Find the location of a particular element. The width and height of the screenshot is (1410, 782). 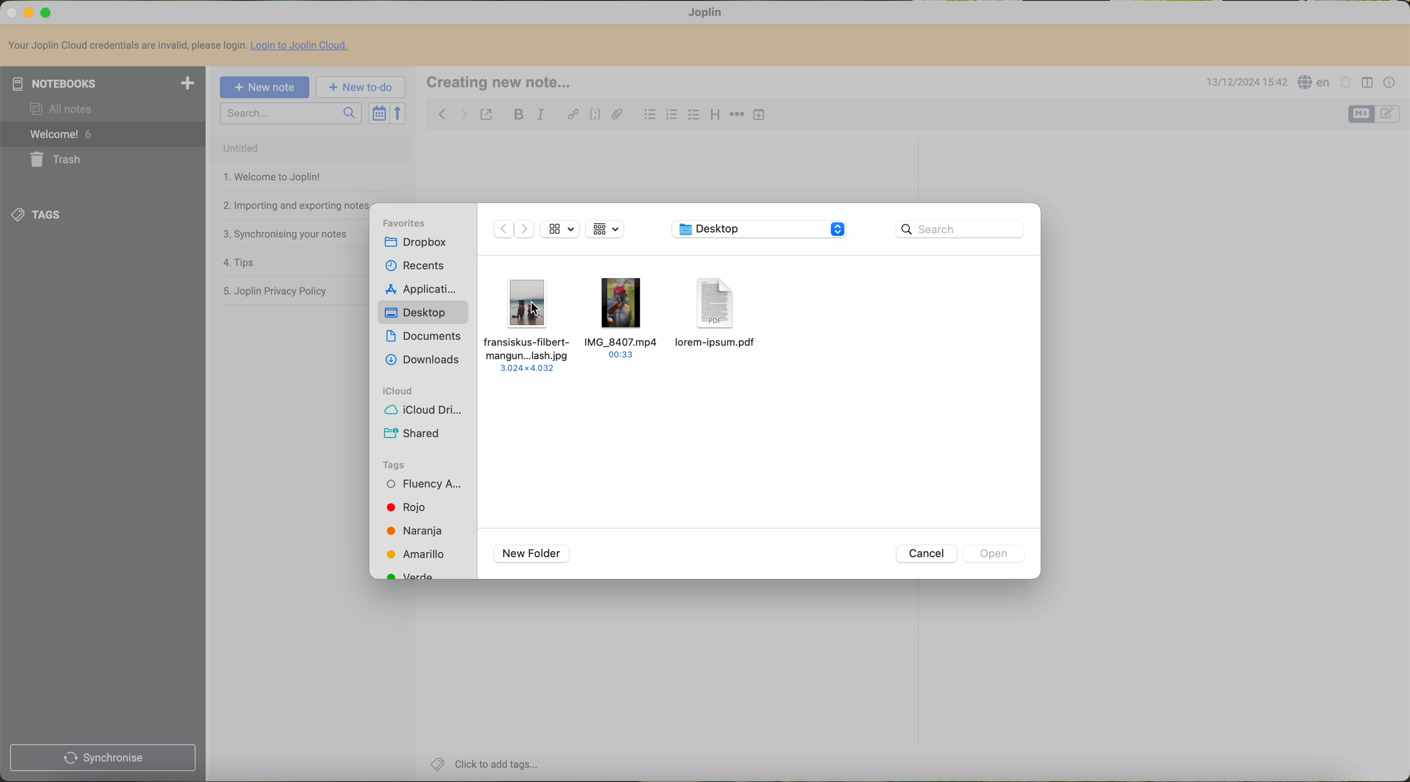

applications is located at coordinates (425, 290).